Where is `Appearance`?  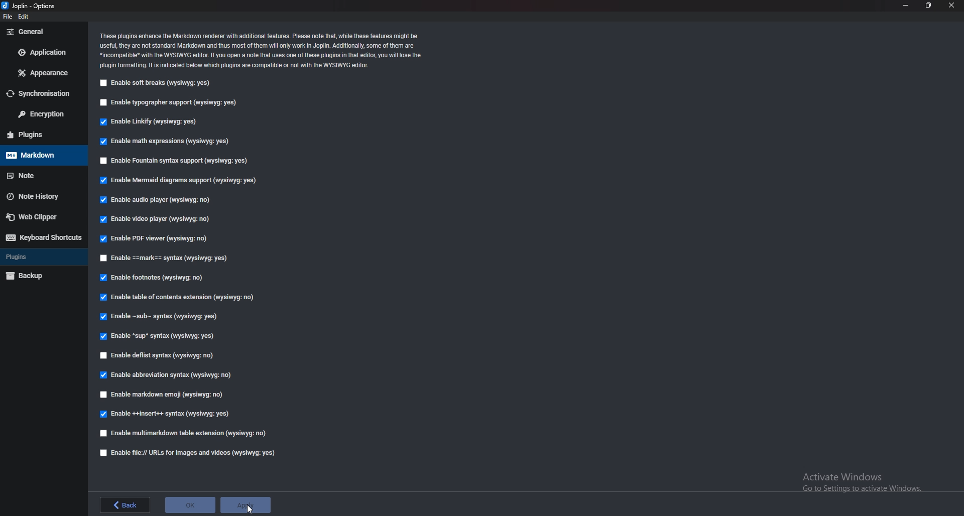
Appearance is located at coordinates (45, 72).